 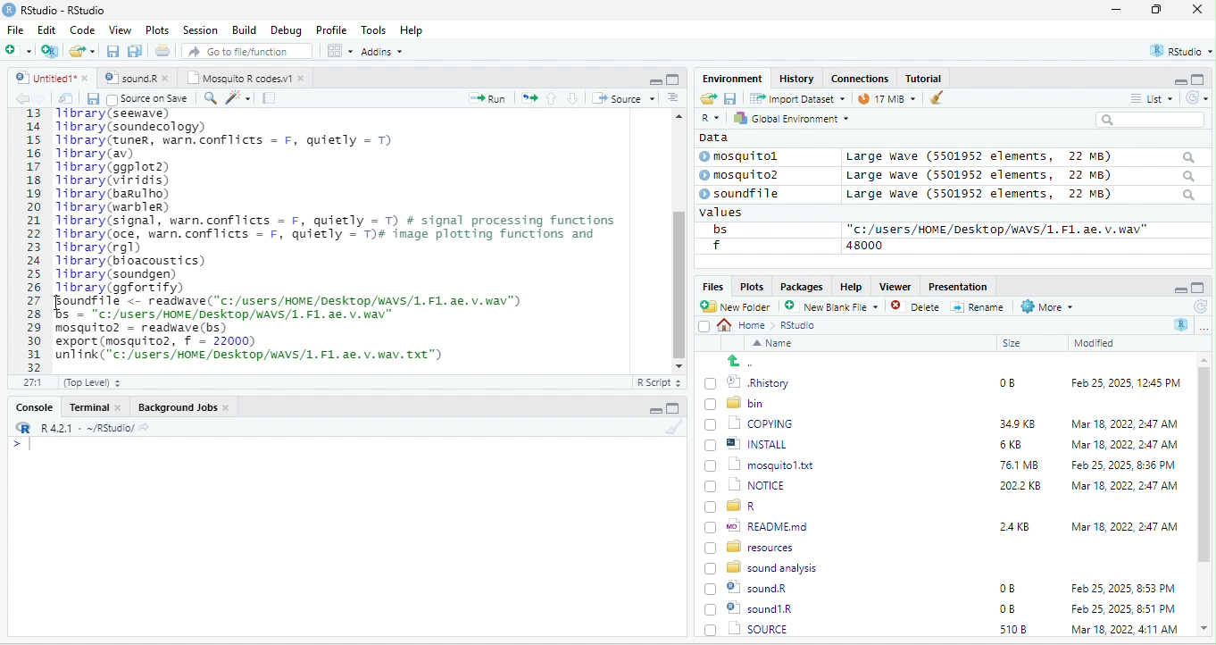 I want to click on ” Go to file/function, so click(x=248, y=53).